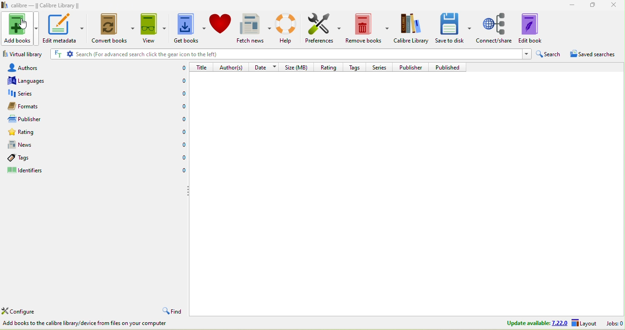 The width and height of the screenshot is (625, 330). What do you see at coordinates (154, 28) in the screenshot?
I see `view` at bounding box center [154, 28].